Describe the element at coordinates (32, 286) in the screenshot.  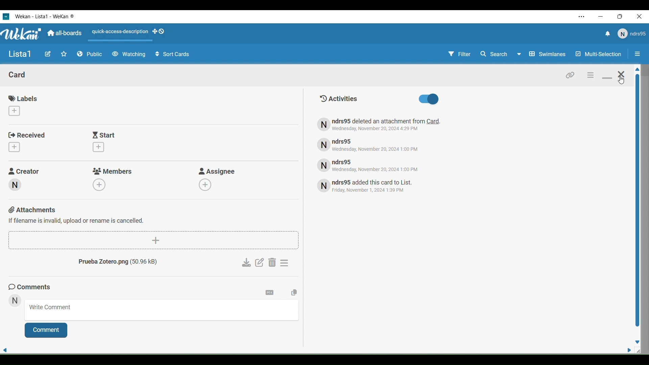
I see `Comments` at that location.